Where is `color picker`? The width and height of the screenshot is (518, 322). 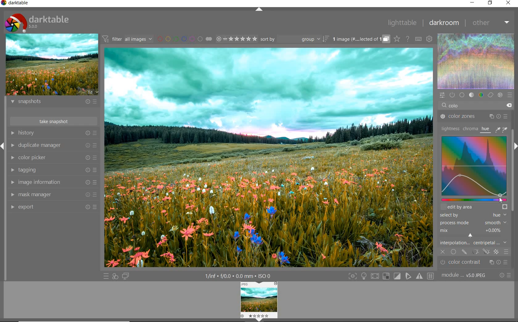
color picker is located at coordinates (53, 157).